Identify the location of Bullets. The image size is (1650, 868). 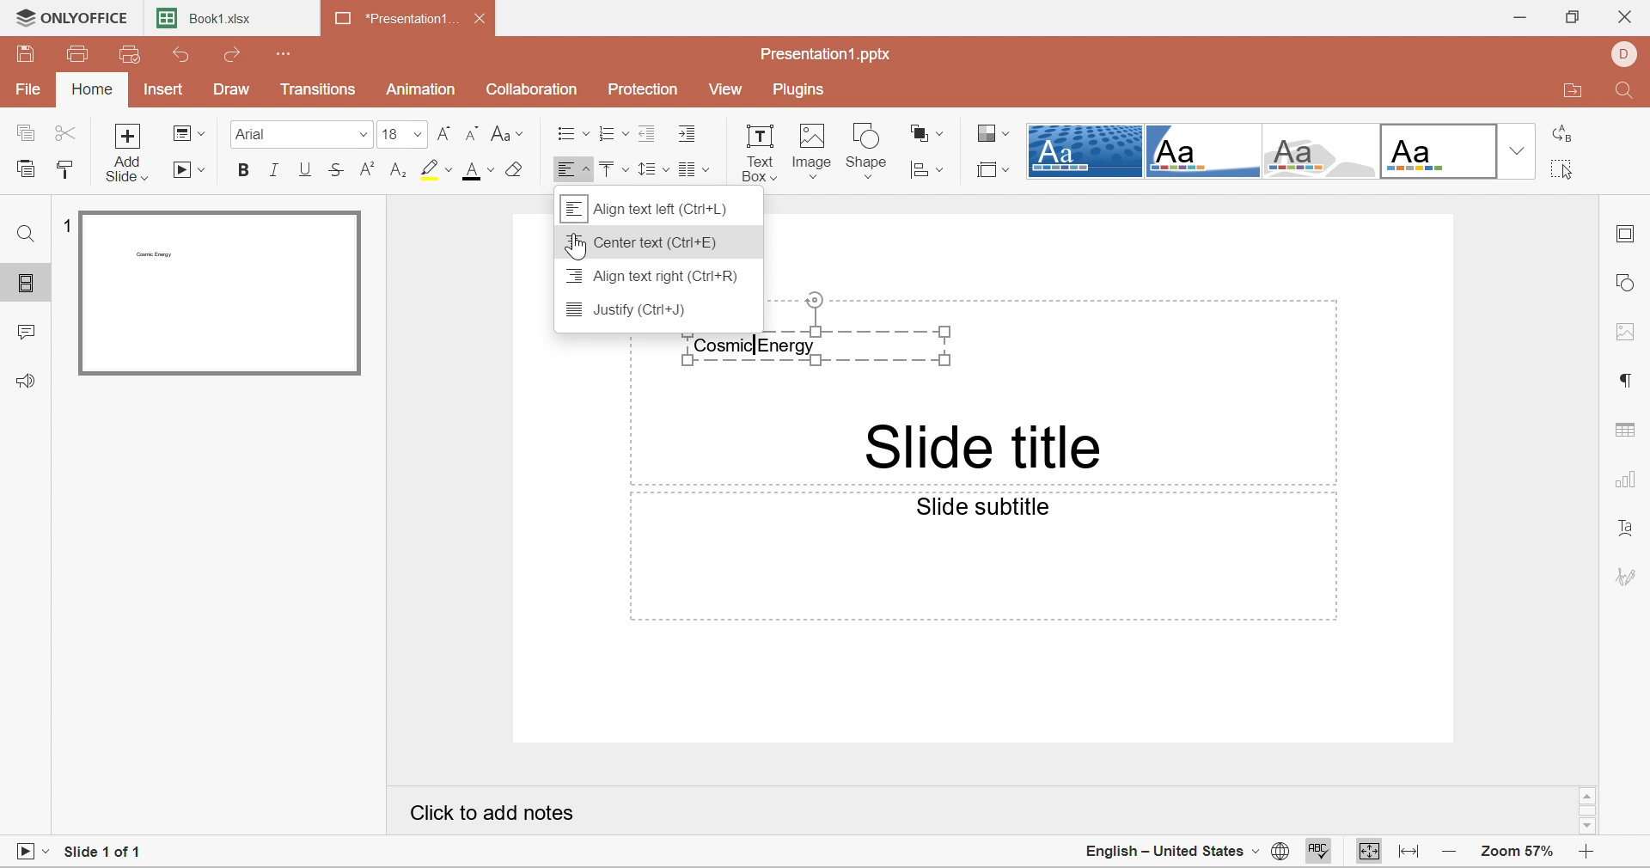
(569, 134).